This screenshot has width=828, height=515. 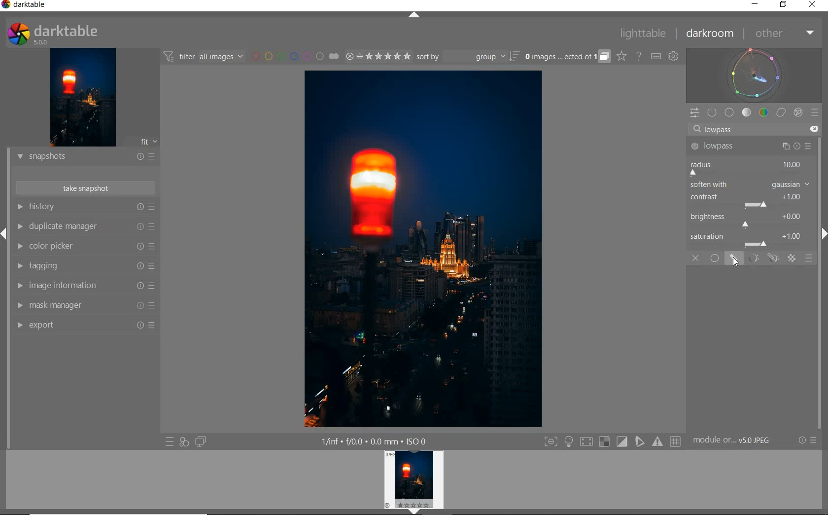 What do you see at coordinates (712, 34) in the screenshot?
I see `DARKROOM` at bounding box center [712, 34].